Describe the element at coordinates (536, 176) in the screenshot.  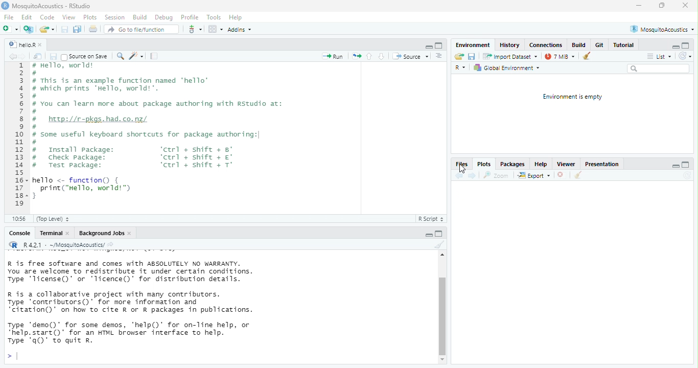
I see `export` at that location.